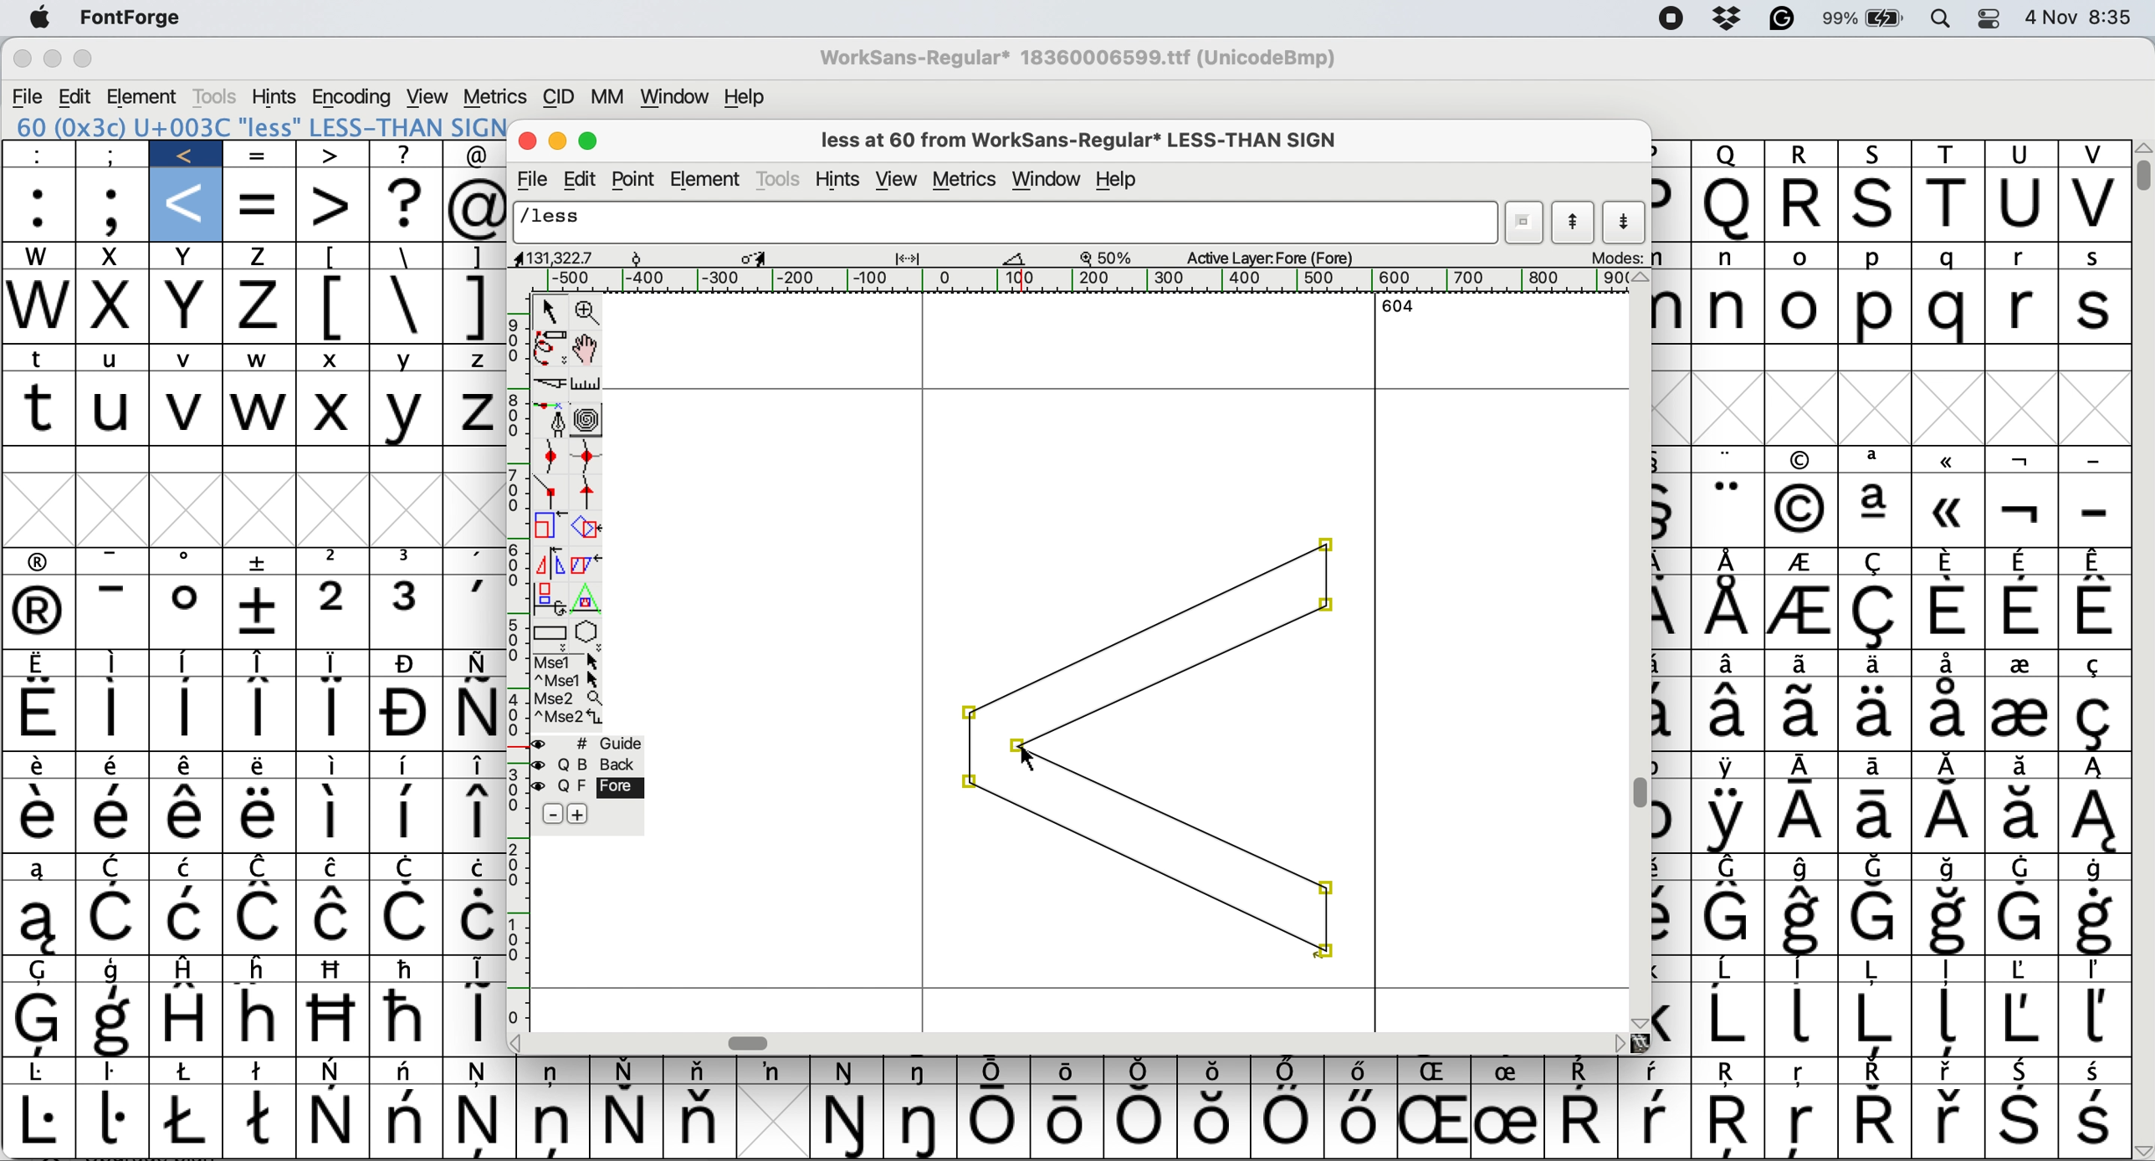 The image size is (2155, 1161). What do you see at coordinates (1669, 458) in the screenshot?
I see `Symbol` at bounding box center [1669, 458].